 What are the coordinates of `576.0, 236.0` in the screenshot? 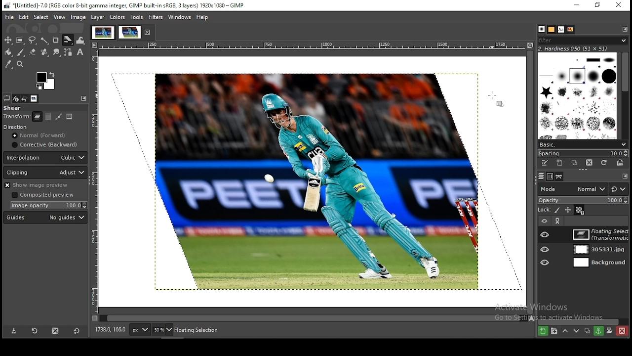 It's located at (110, 329).